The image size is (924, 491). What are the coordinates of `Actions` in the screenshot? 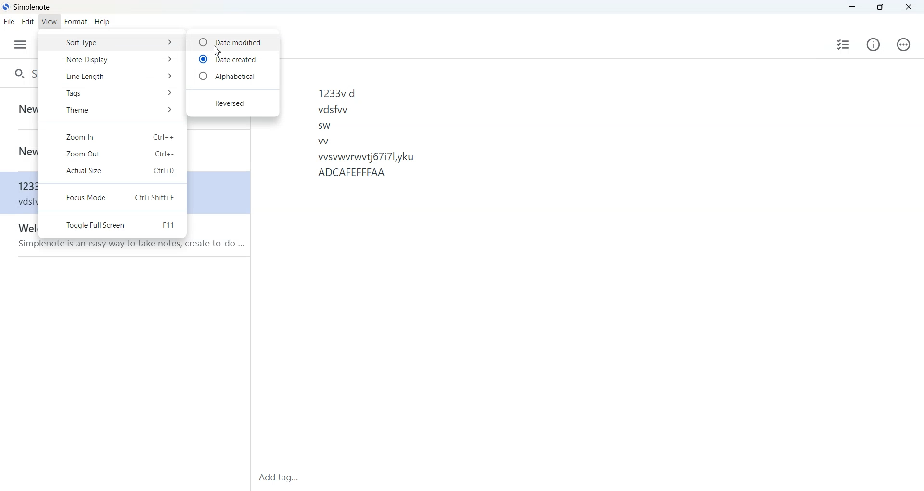 It's located at (902, 44).